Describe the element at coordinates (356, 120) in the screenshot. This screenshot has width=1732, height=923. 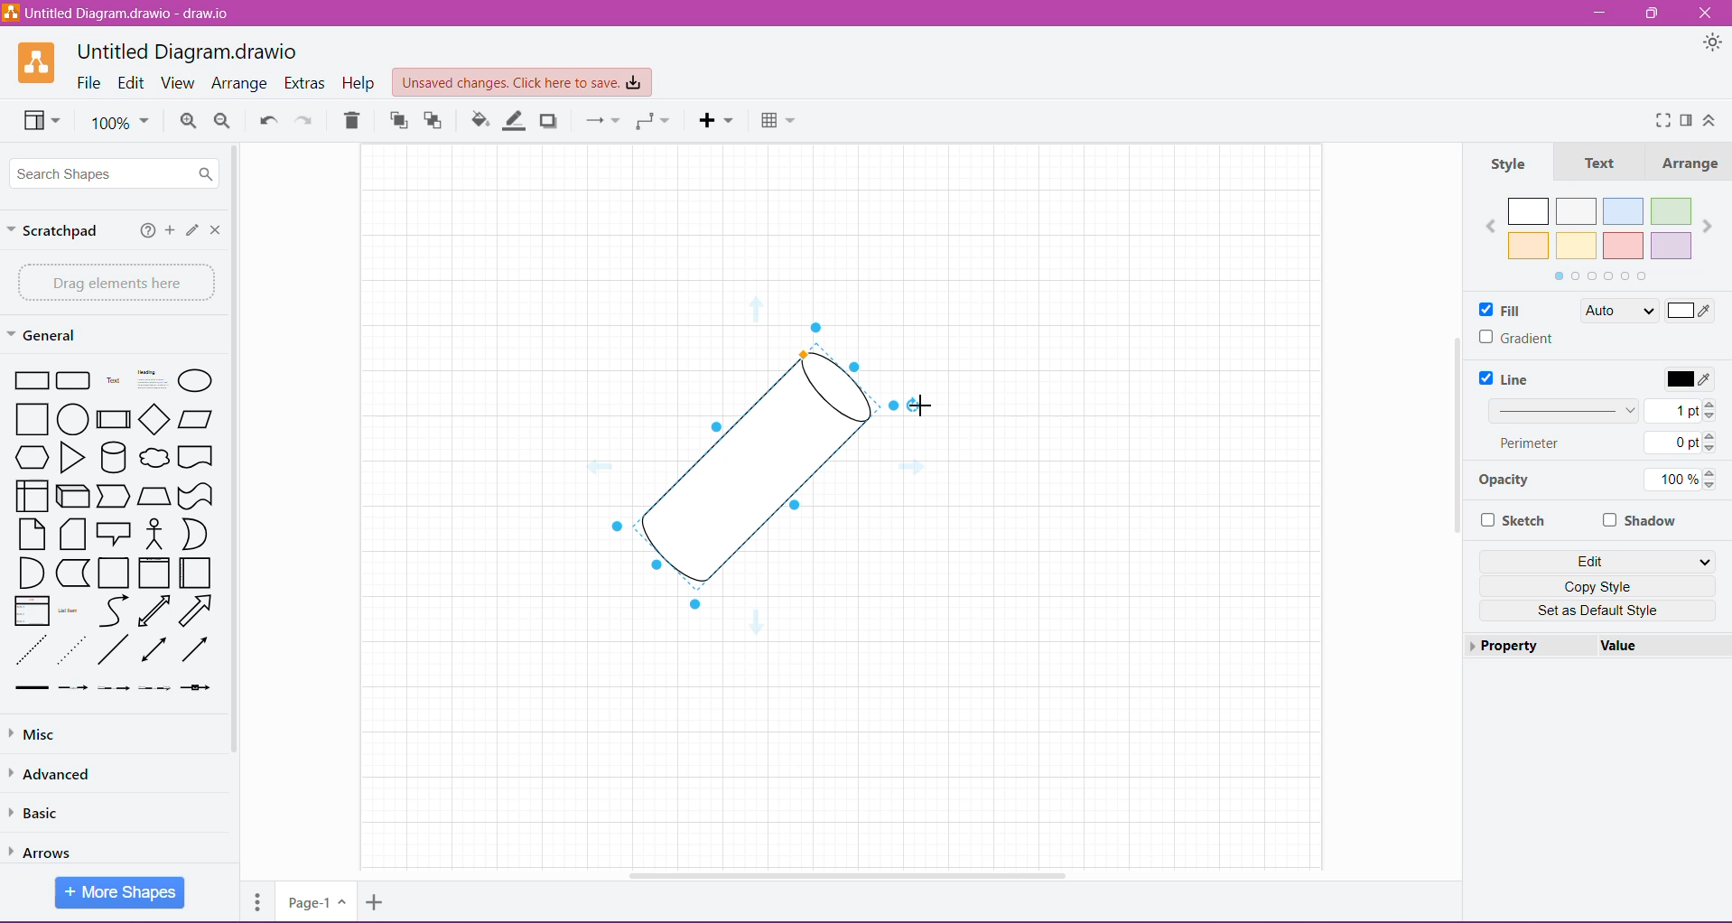
I see `Delete` at that location.